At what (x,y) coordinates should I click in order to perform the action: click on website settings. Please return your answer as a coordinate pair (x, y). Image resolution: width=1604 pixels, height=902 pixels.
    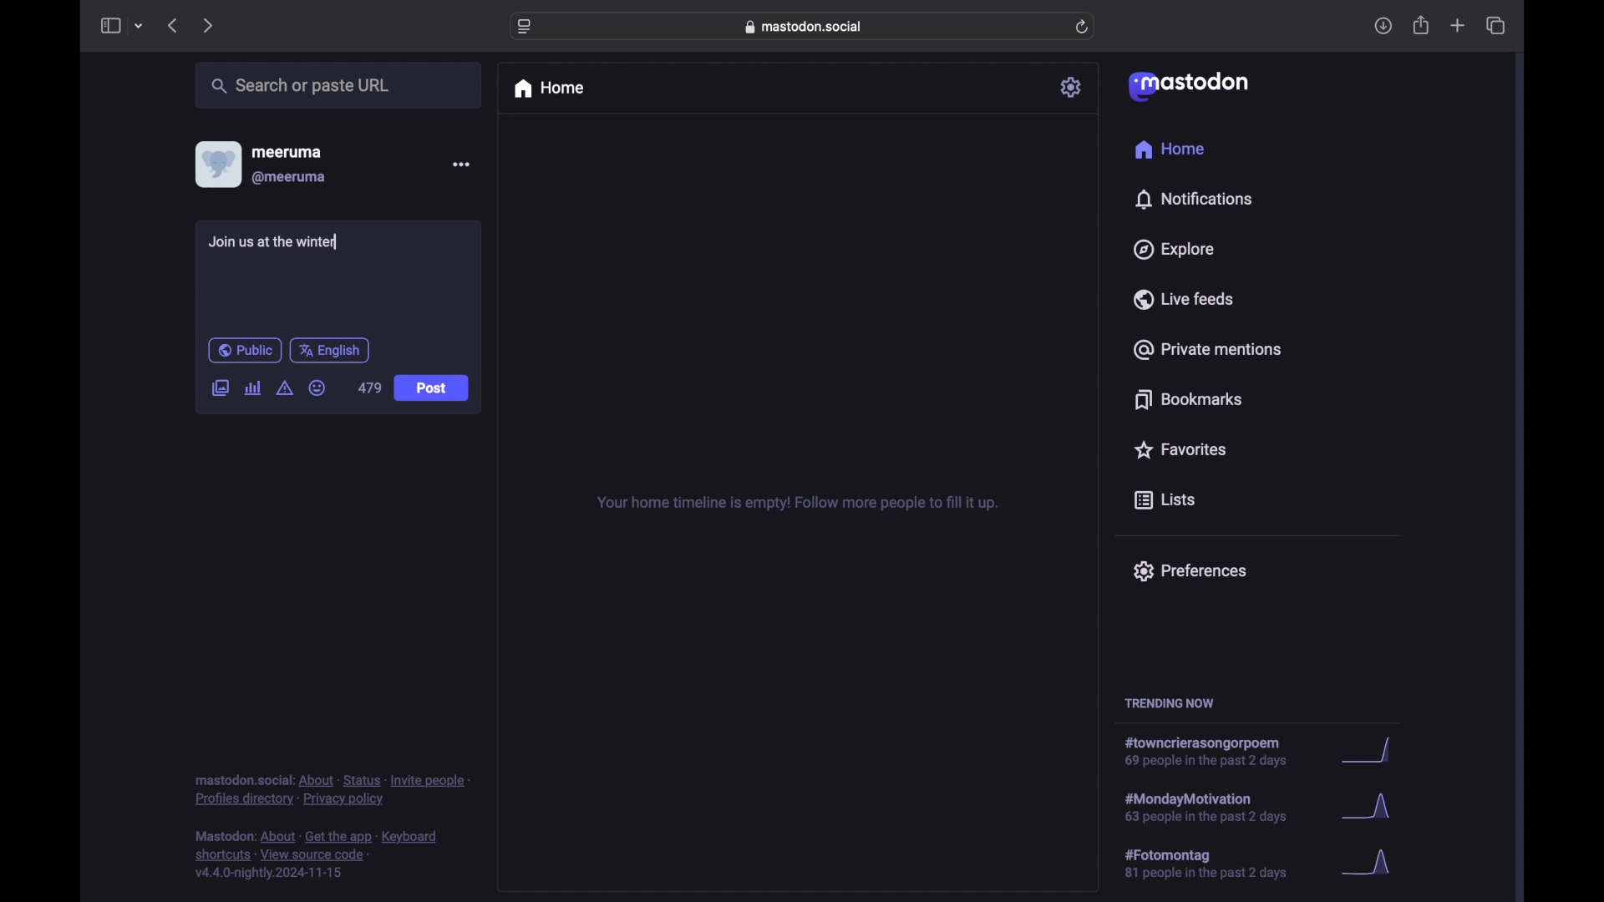
    Looking at the image, I should click on (526, 27).